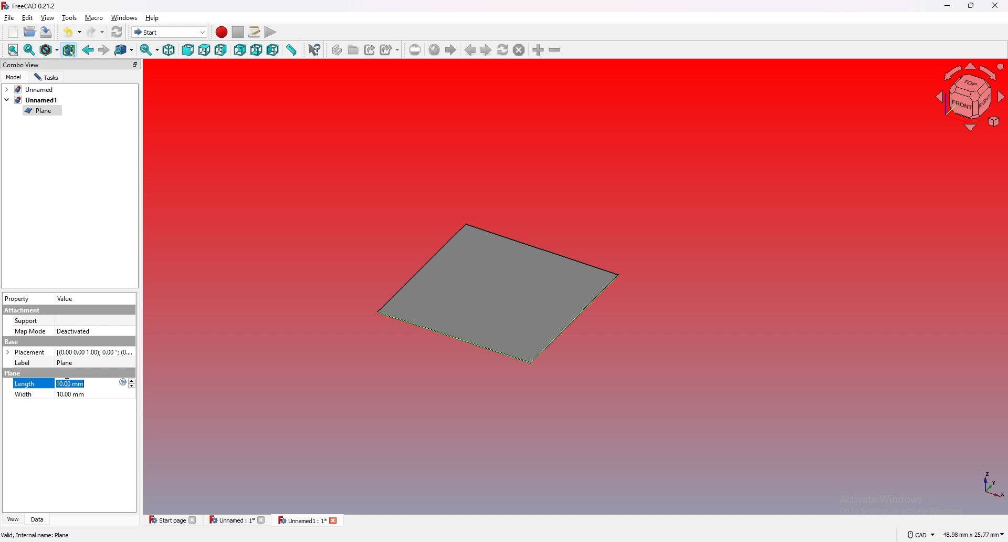 The image size is (1008, 542). What do you see at coordinates (503, 49) in the screenshot?
I see `refresh webpage` at bounding box center [503, 49].